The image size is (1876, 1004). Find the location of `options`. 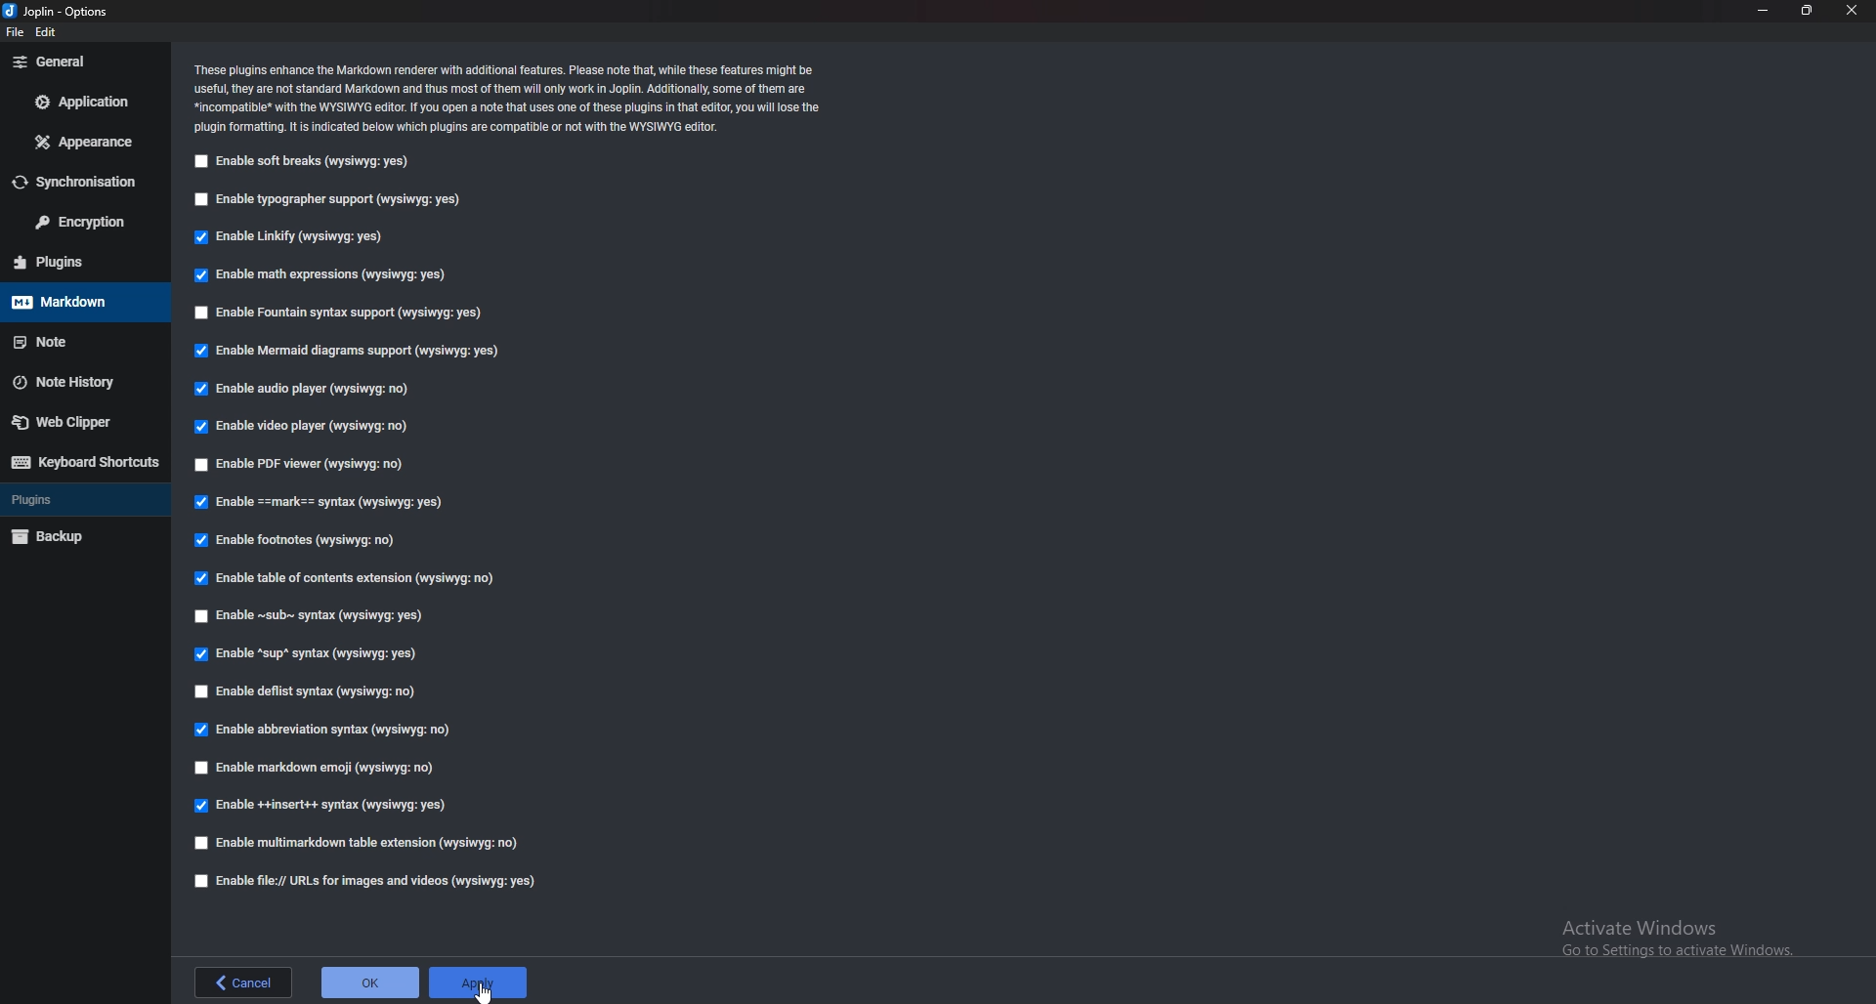

options is located at coordinates (64, 11).